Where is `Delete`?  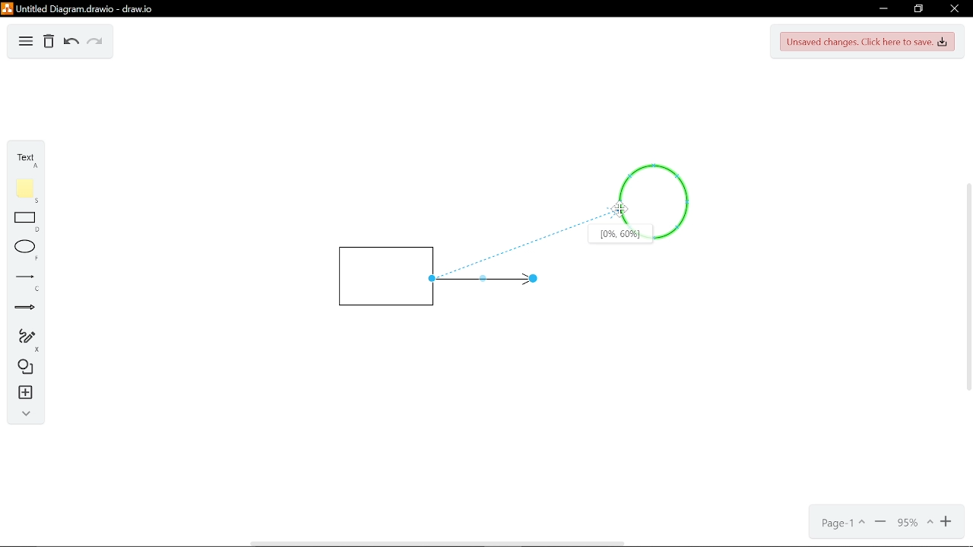 Delete is located at coordinates (49, 43).